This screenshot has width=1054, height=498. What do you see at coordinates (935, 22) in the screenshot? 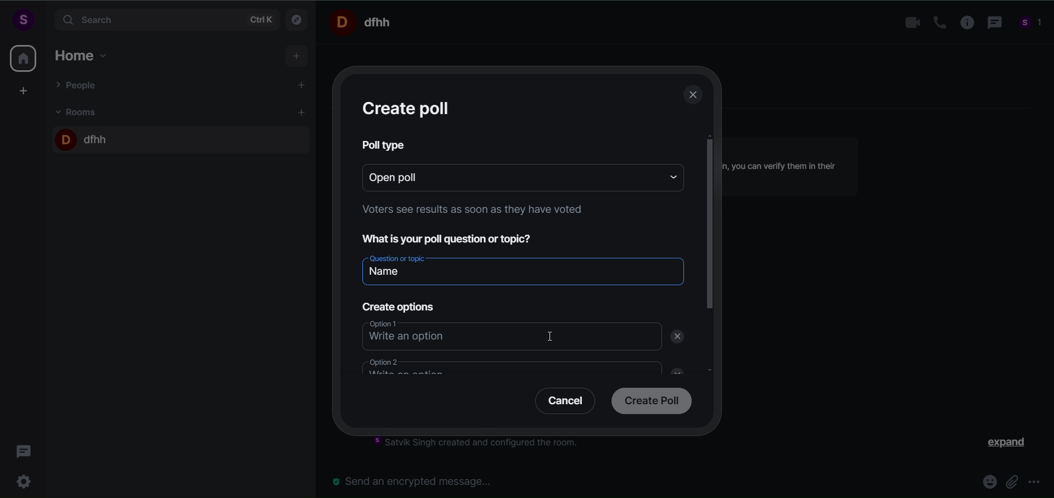
I see `call` at bounding box center [935, 22].